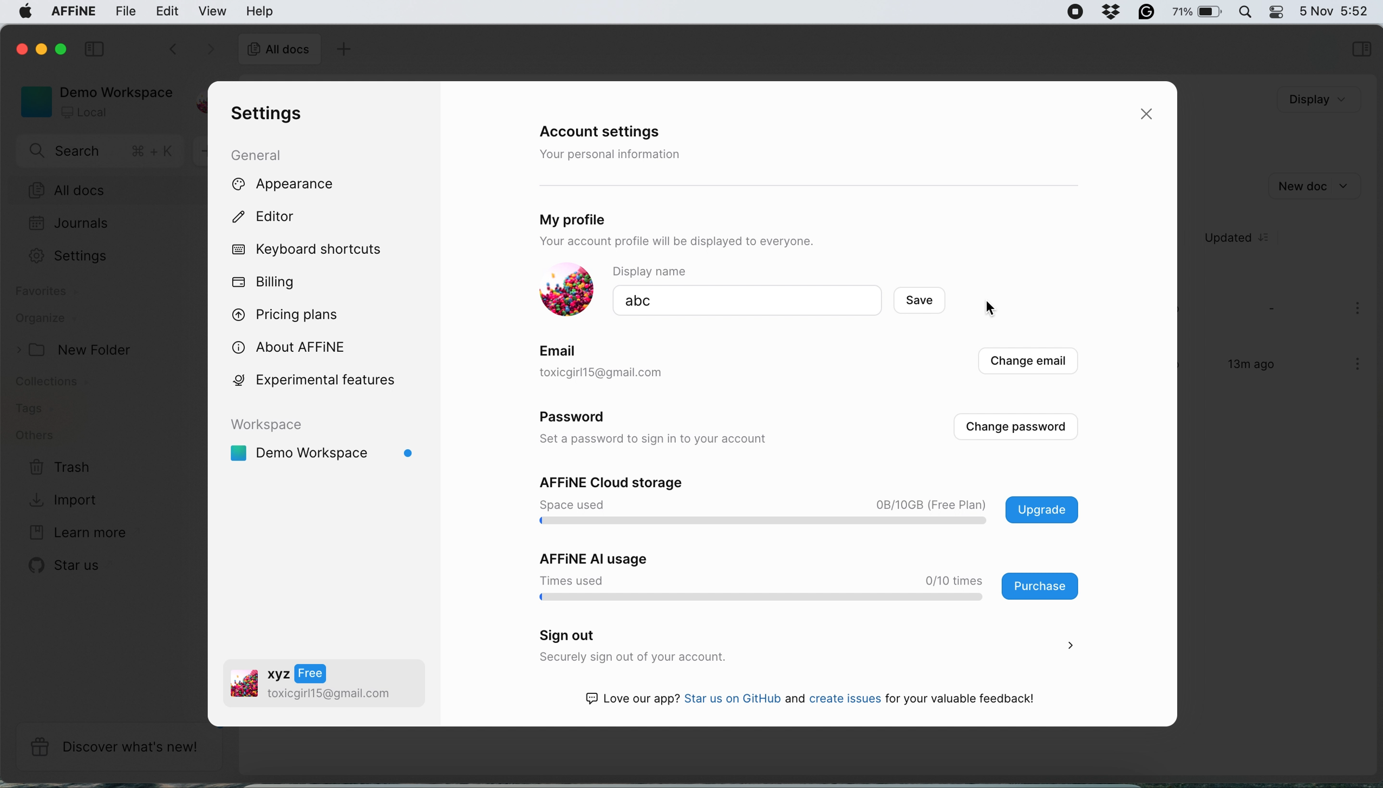 The image size is (1383, 788). Describe the element at coordinates (61, 468) in the screenshot. I see `trash` at that location.